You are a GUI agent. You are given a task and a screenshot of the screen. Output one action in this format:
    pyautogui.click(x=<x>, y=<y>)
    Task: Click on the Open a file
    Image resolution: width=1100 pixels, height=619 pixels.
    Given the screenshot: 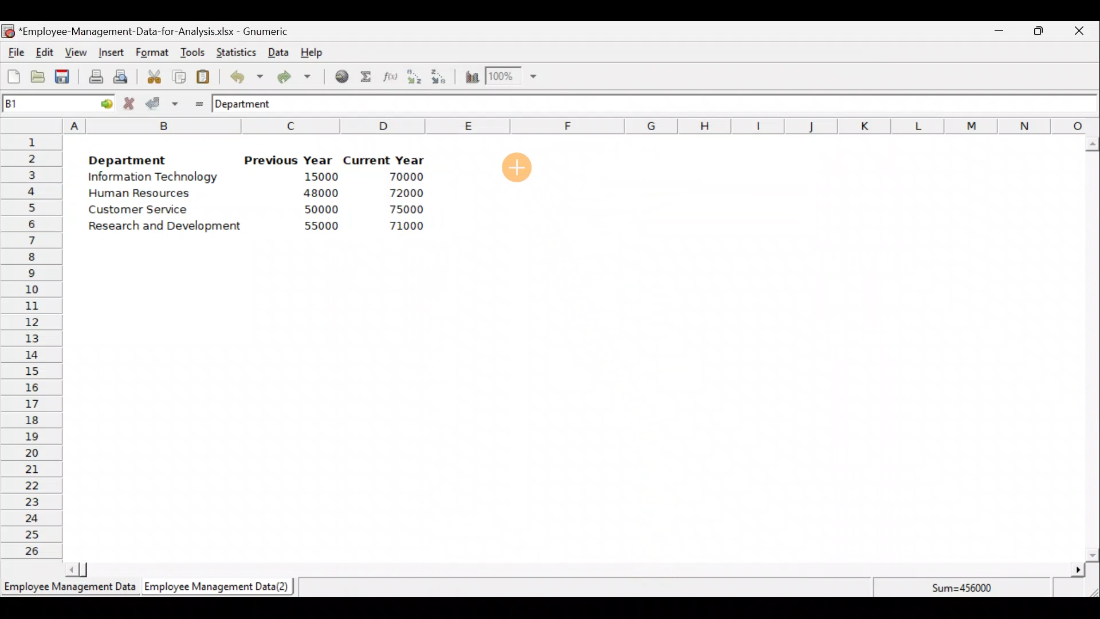 What is the action you would take?
    pyautogui.click(x=41, y=78)
    